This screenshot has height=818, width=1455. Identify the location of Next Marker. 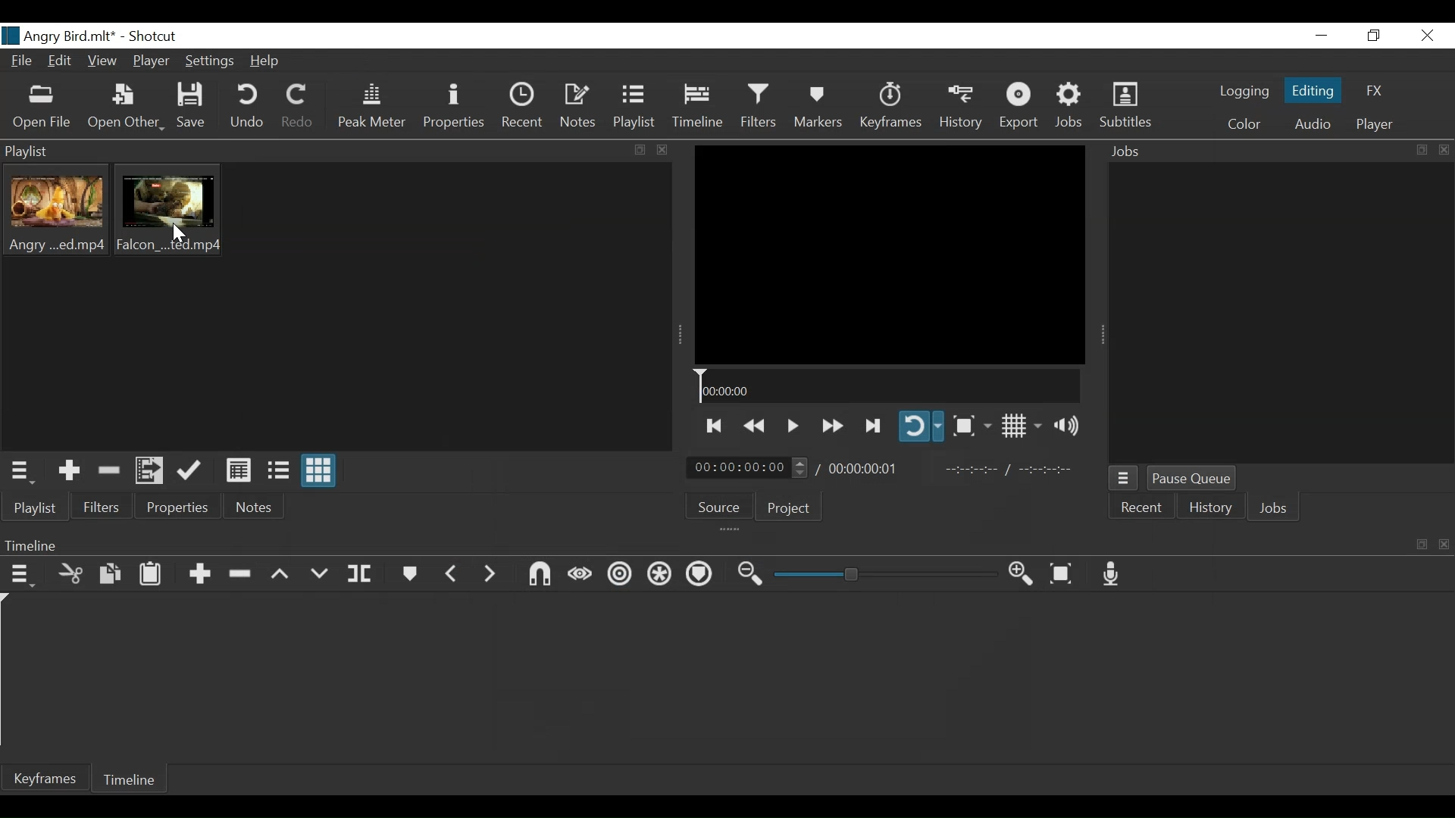
(492, 573).